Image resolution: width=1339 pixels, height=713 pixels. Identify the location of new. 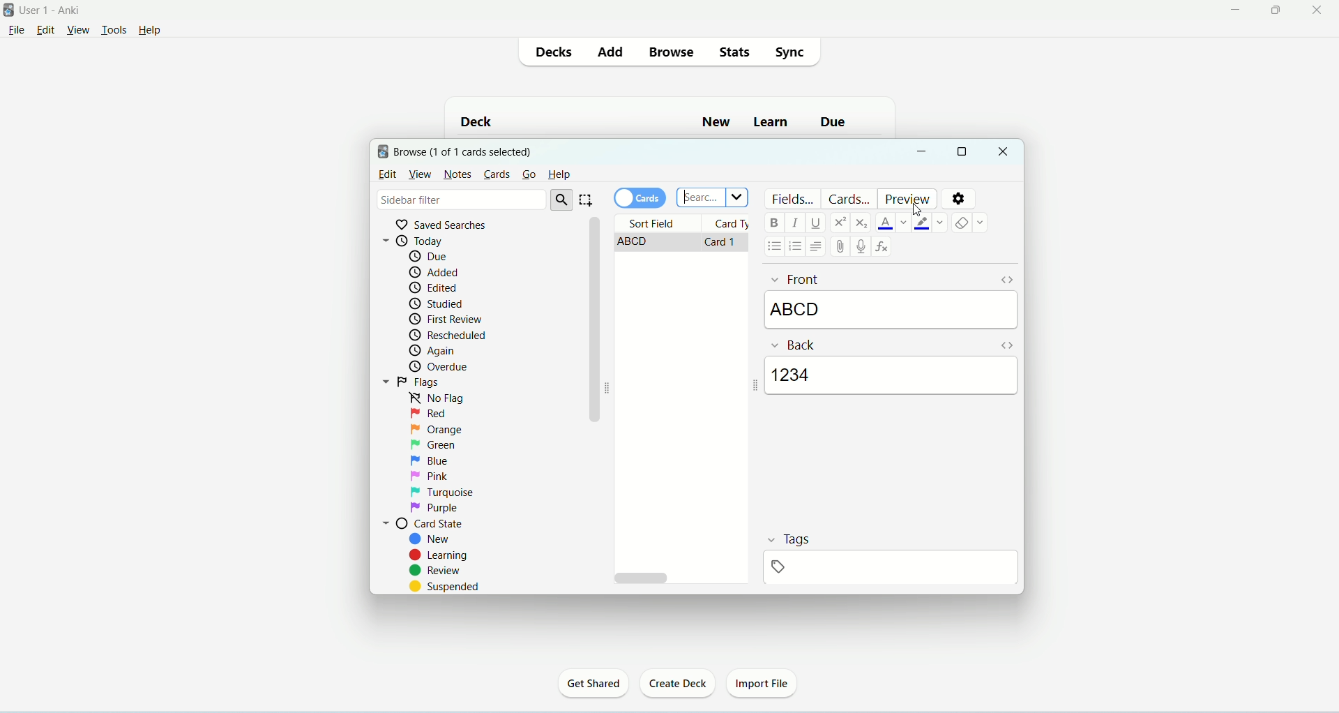
(433, 539).